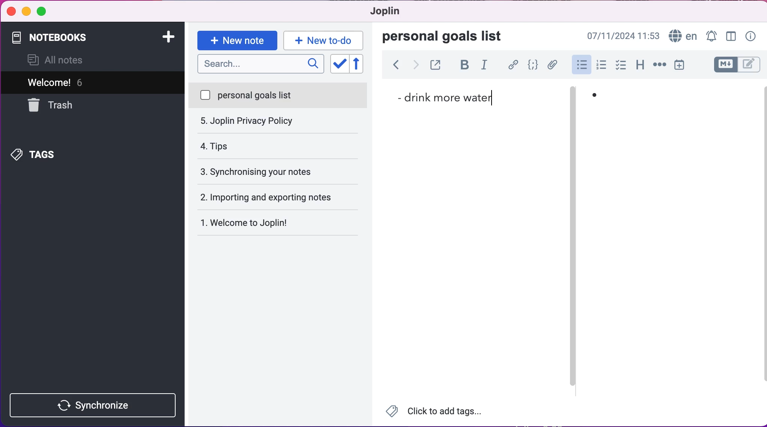 The width and height of the screenshot is (767, 427). Describe the element at coordinates (601, 66) in the screenshot. I see `numbered lists` at that location.